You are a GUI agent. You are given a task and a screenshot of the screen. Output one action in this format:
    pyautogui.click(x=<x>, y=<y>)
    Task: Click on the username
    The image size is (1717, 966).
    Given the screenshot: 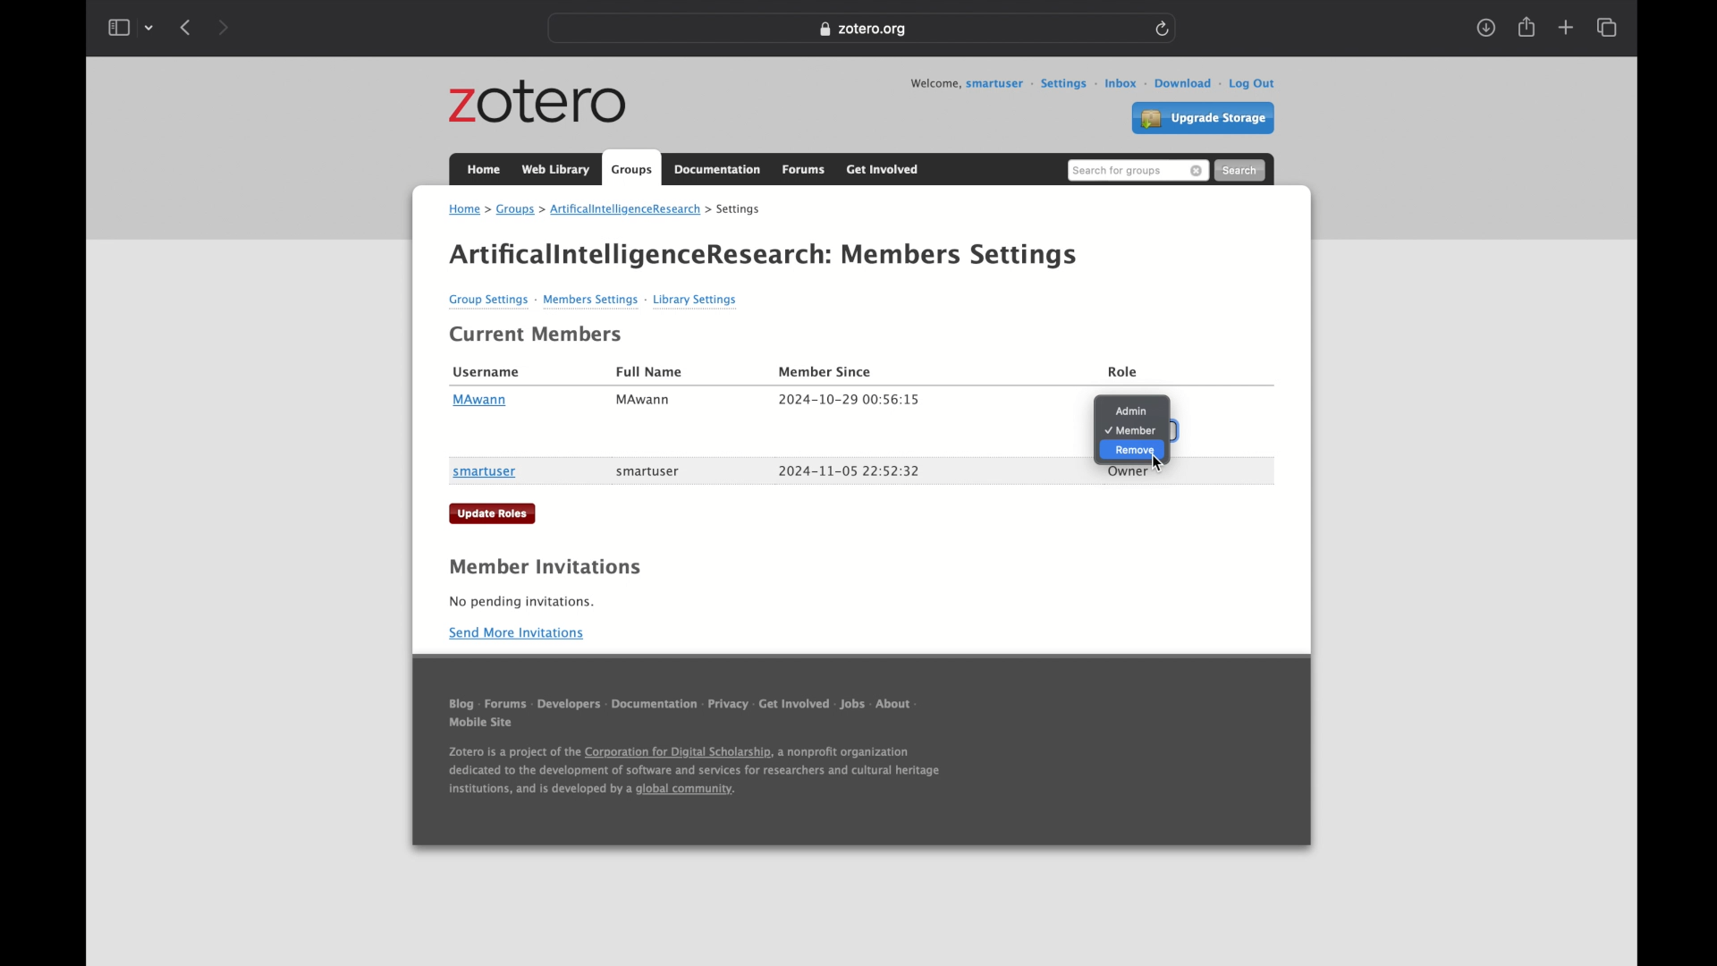 What is the action you would take?
    pyautogui.click(x=487, y=373)
    